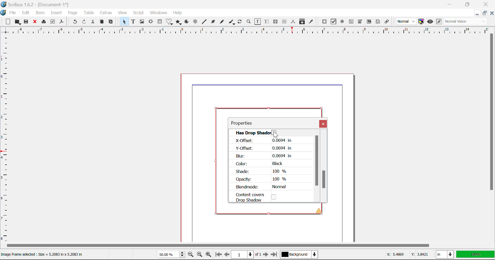 This screenshot has width=495, height=260. What do you see at coordinates (369, 22) in the screenshot?
I see `Pdf List box` at bounding box center [369, 22].